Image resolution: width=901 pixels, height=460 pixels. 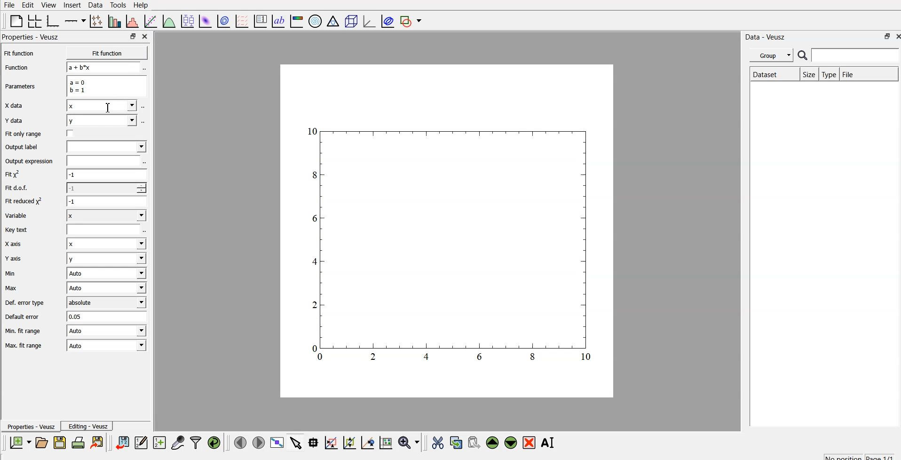 What do you see at coordinates (530, 443) in the screenshot?
I see `remove the selected widget` at bounding box center [530, 443].